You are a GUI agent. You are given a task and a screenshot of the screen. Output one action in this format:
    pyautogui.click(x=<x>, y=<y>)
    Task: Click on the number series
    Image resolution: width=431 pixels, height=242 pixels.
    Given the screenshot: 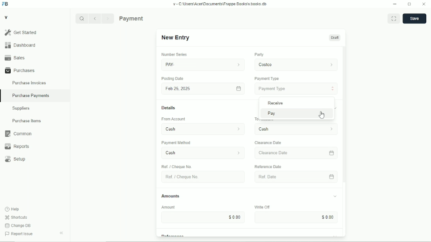 What is the action you would take?
    pyautogui.click(x=172, y=55)
    